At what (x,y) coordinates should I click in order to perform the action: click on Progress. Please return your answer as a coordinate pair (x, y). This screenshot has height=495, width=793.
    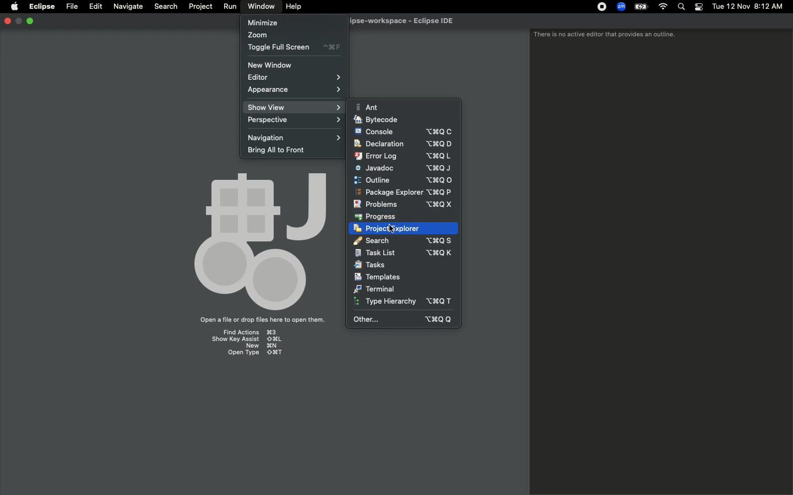
    Looking at the image, I should click on (377, 217).